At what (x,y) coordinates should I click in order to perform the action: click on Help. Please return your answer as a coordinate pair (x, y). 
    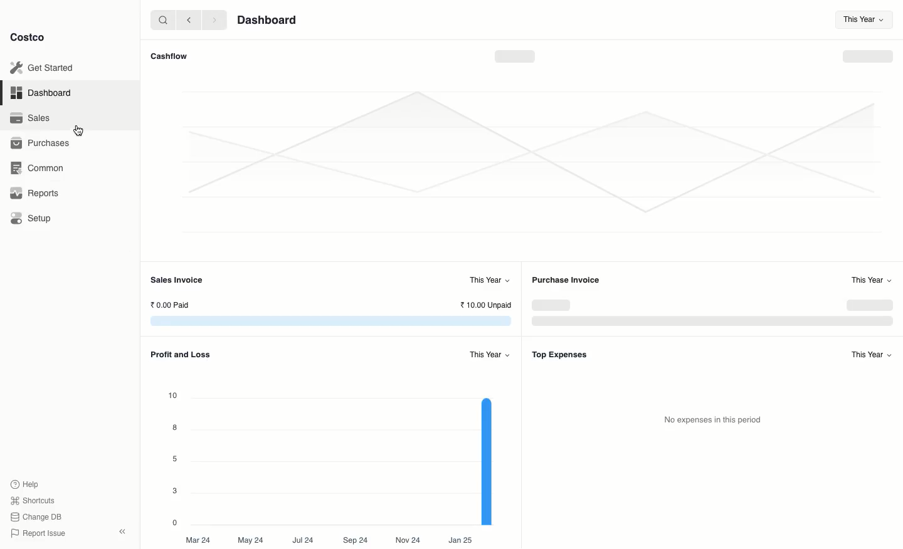
    Looking at the image, I should click on (27, 484).